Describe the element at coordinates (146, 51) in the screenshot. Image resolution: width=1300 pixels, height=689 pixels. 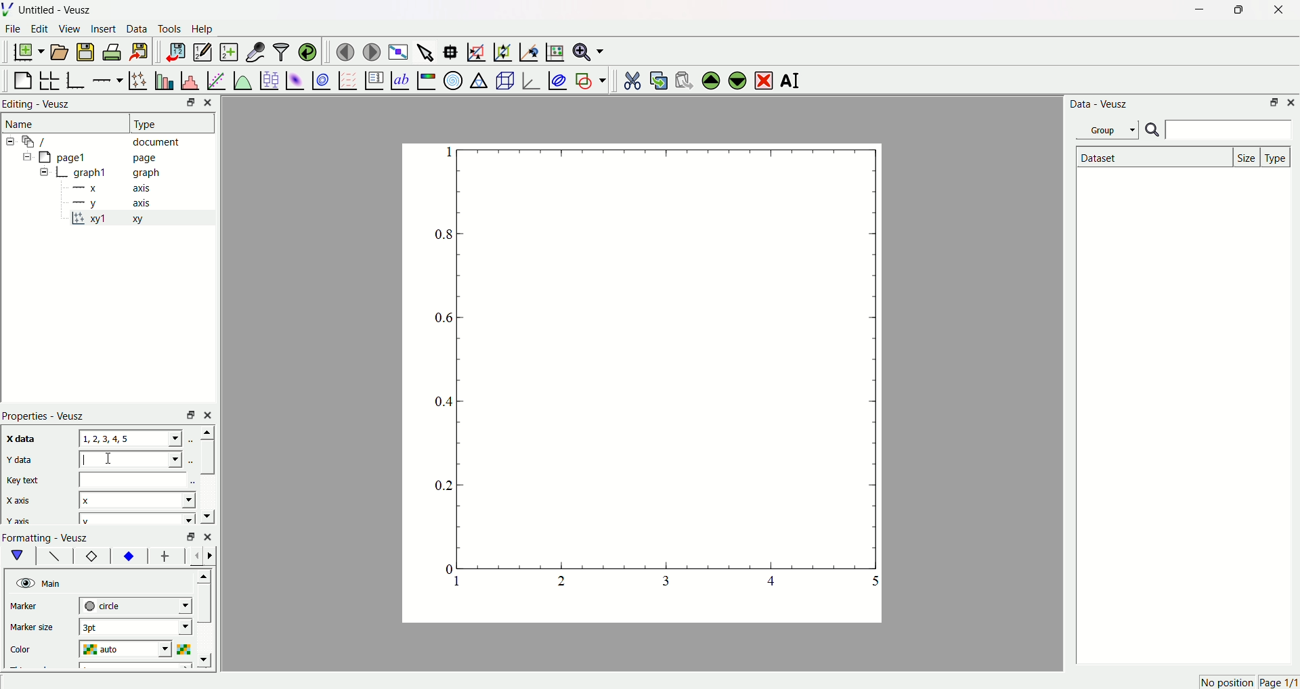
I see `export document` at that location.